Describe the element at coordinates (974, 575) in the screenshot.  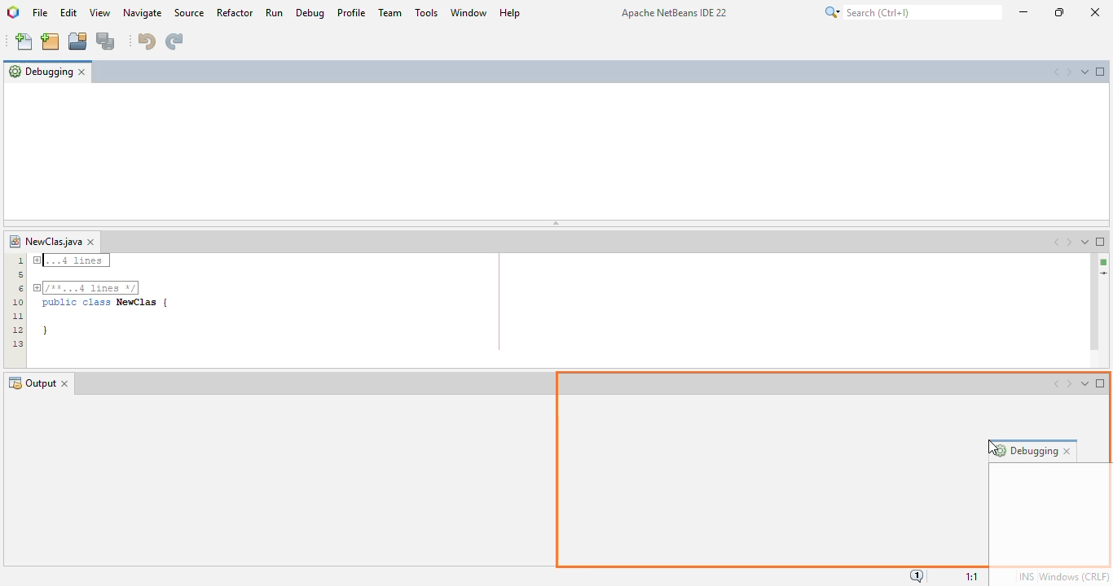
I see `1:1` at that location.